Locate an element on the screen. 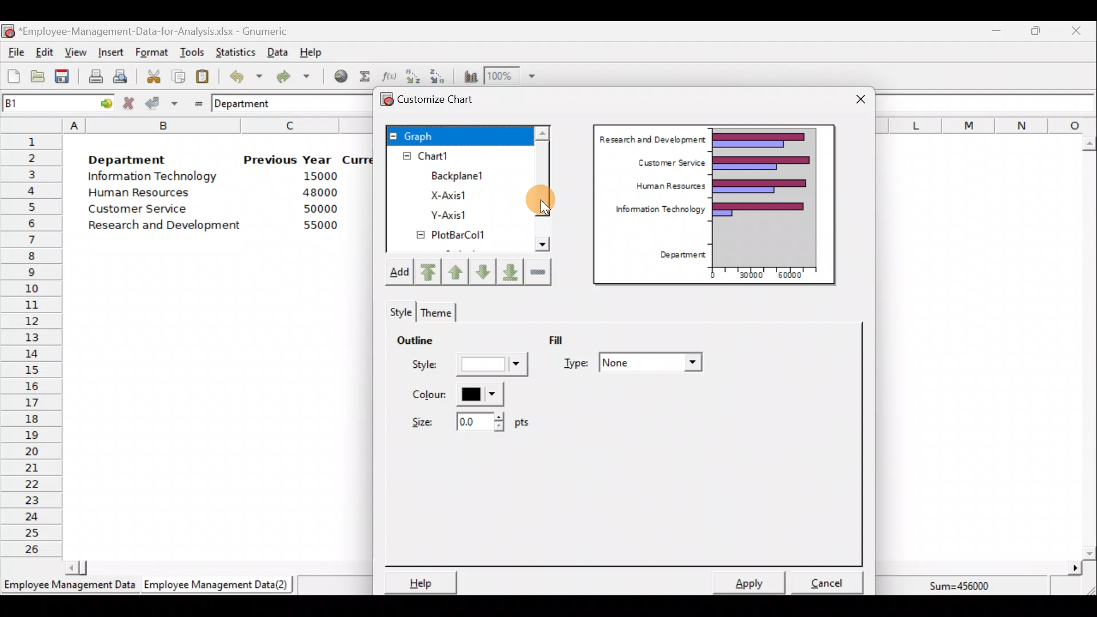  Print current file is located at coordinates (95, 76).